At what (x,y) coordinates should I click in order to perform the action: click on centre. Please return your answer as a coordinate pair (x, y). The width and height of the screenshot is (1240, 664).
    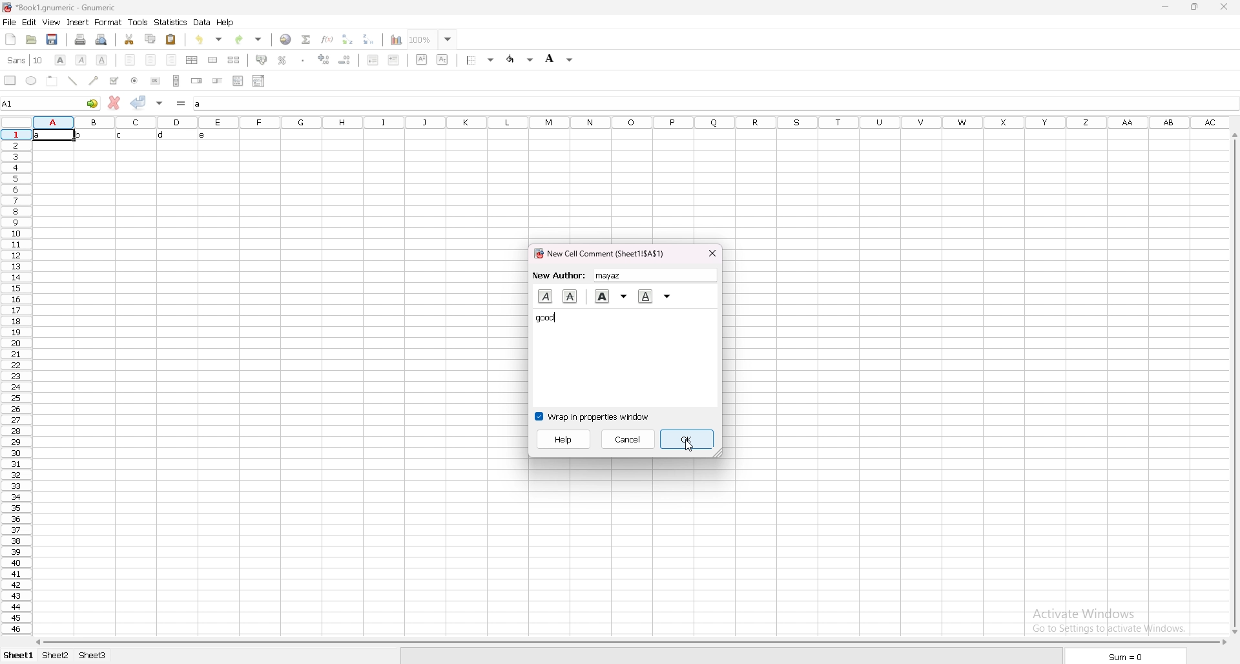
    Looking at the image, I should click on (150, 59).